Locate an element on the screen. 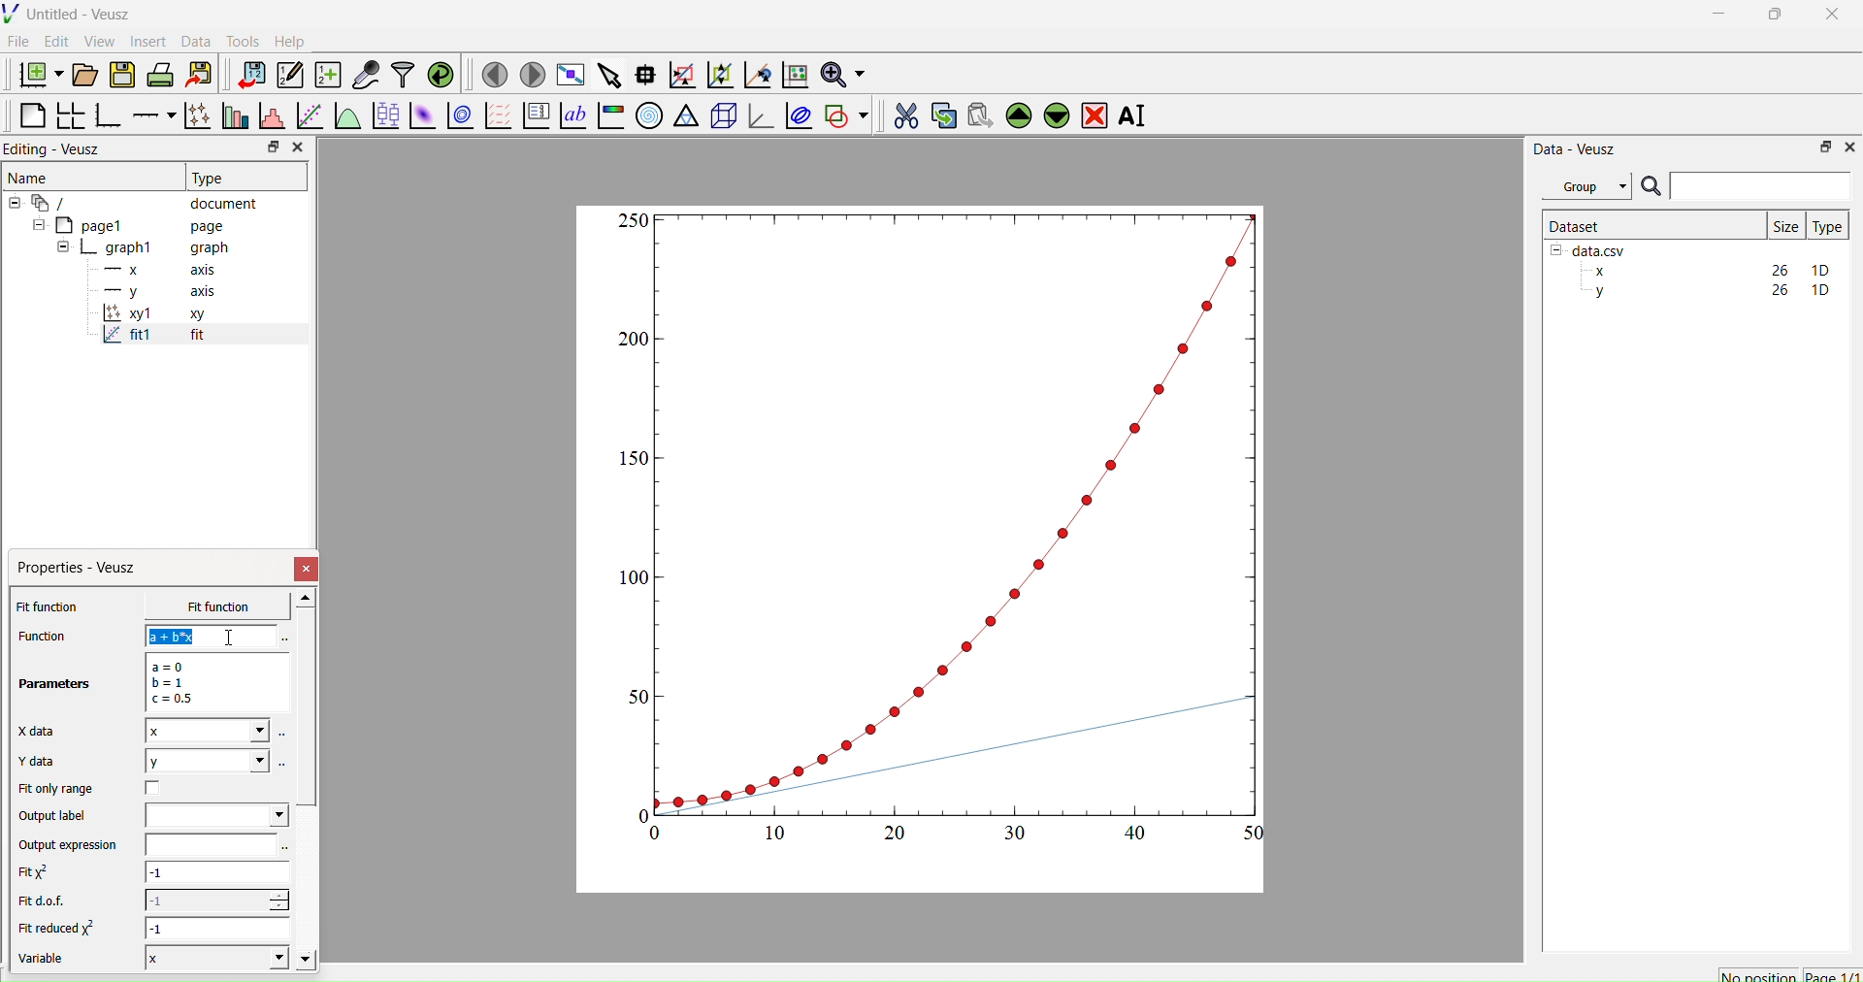 This screenshot has width=1863, height=982. Data - Veusz is located at coordinates (1575, 148).